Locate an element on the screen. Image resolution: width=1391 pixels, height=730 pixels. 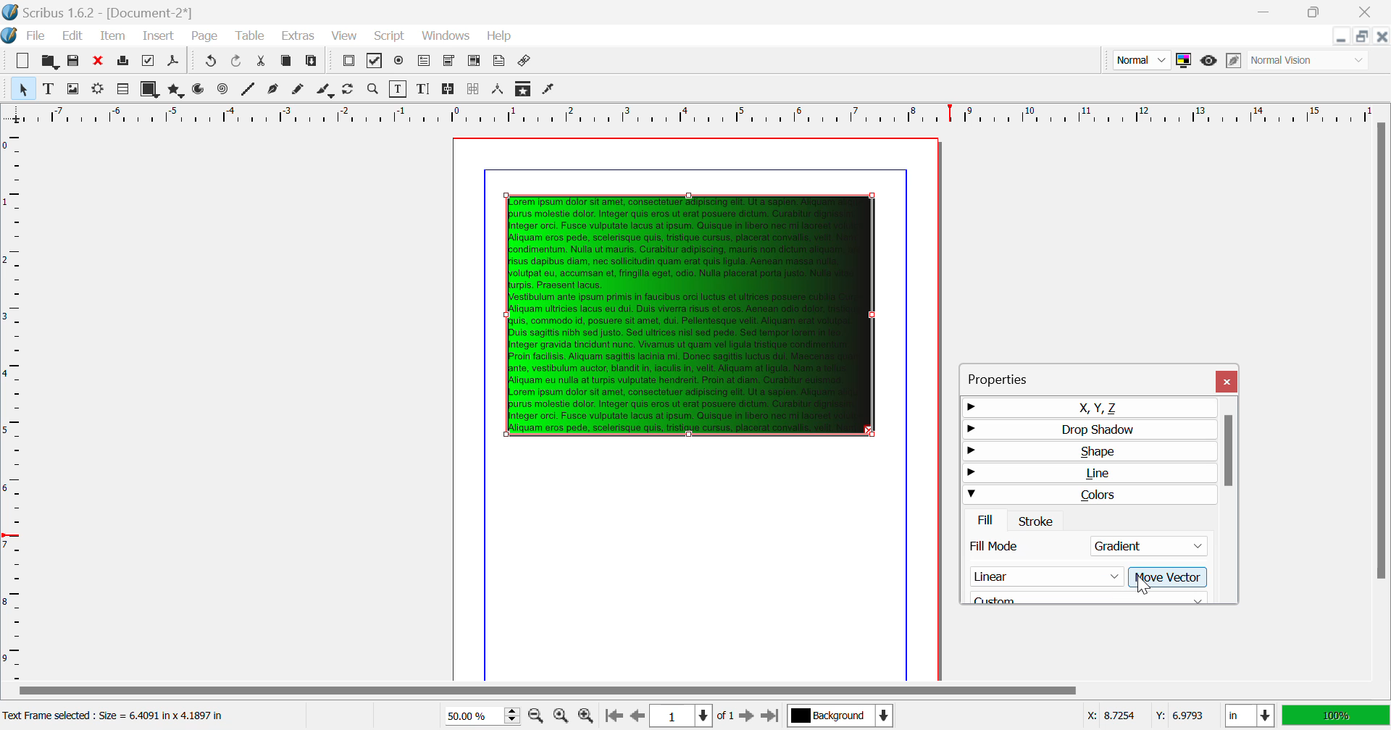
Horizontal Page Margins is located at coordinates (14, 403).